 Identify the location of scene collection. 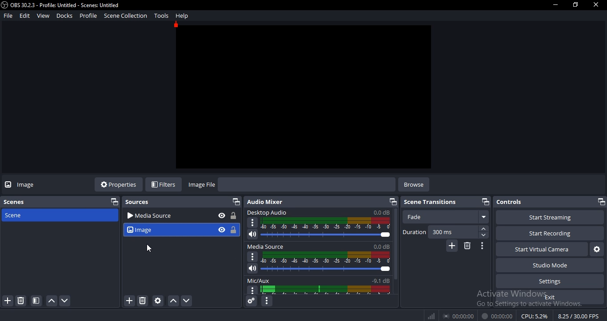
(125, 16).